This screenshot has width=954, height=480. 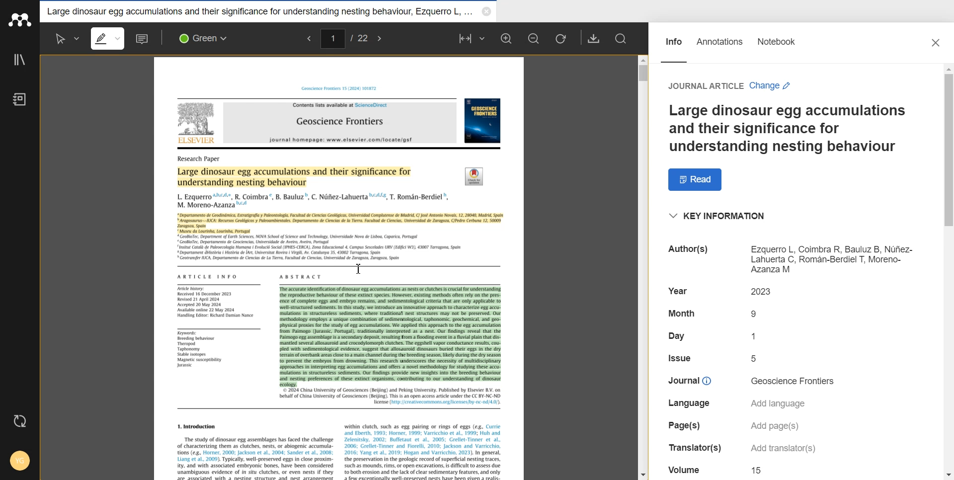 What do you see at coordinates (765, 291) in the screenshot?
I see `text` at bounding box center [765, 291].